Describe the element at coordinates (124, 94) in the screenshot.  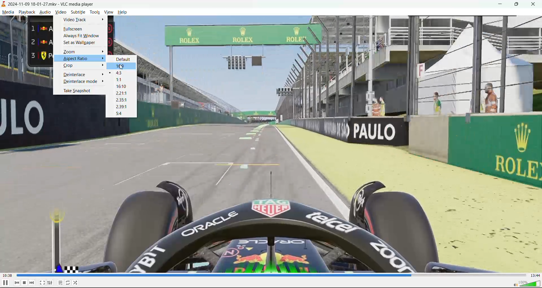
I see `2.21:1` at that location.